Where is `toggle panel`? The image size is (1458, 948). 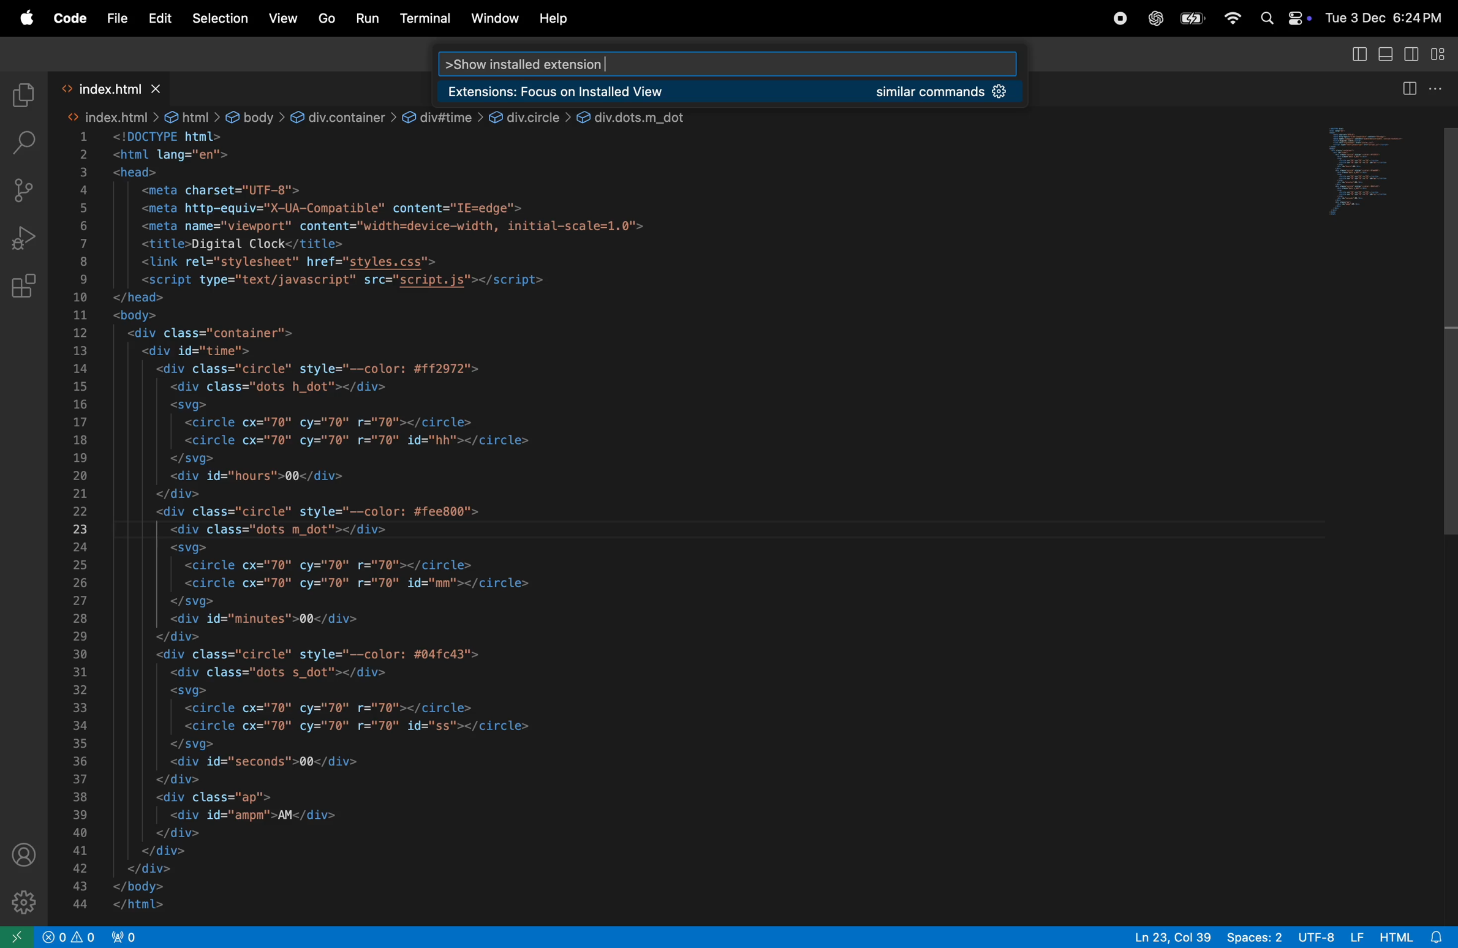 toggle panel is located at coordinates (1387, 54).